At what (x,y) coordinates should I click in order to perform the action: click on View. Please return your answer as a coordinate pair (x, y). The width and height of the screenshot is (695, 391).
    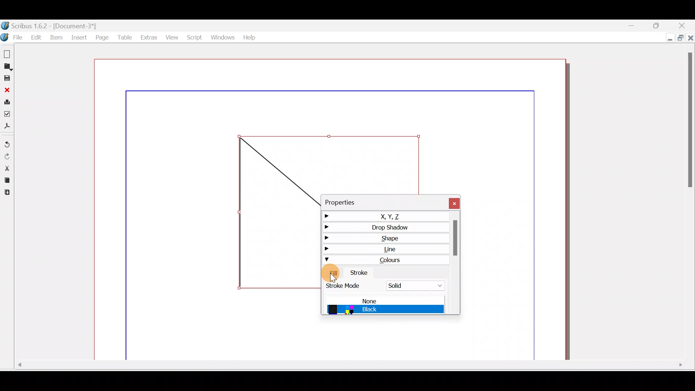
    Looking at the image, I should click on (171, 36).